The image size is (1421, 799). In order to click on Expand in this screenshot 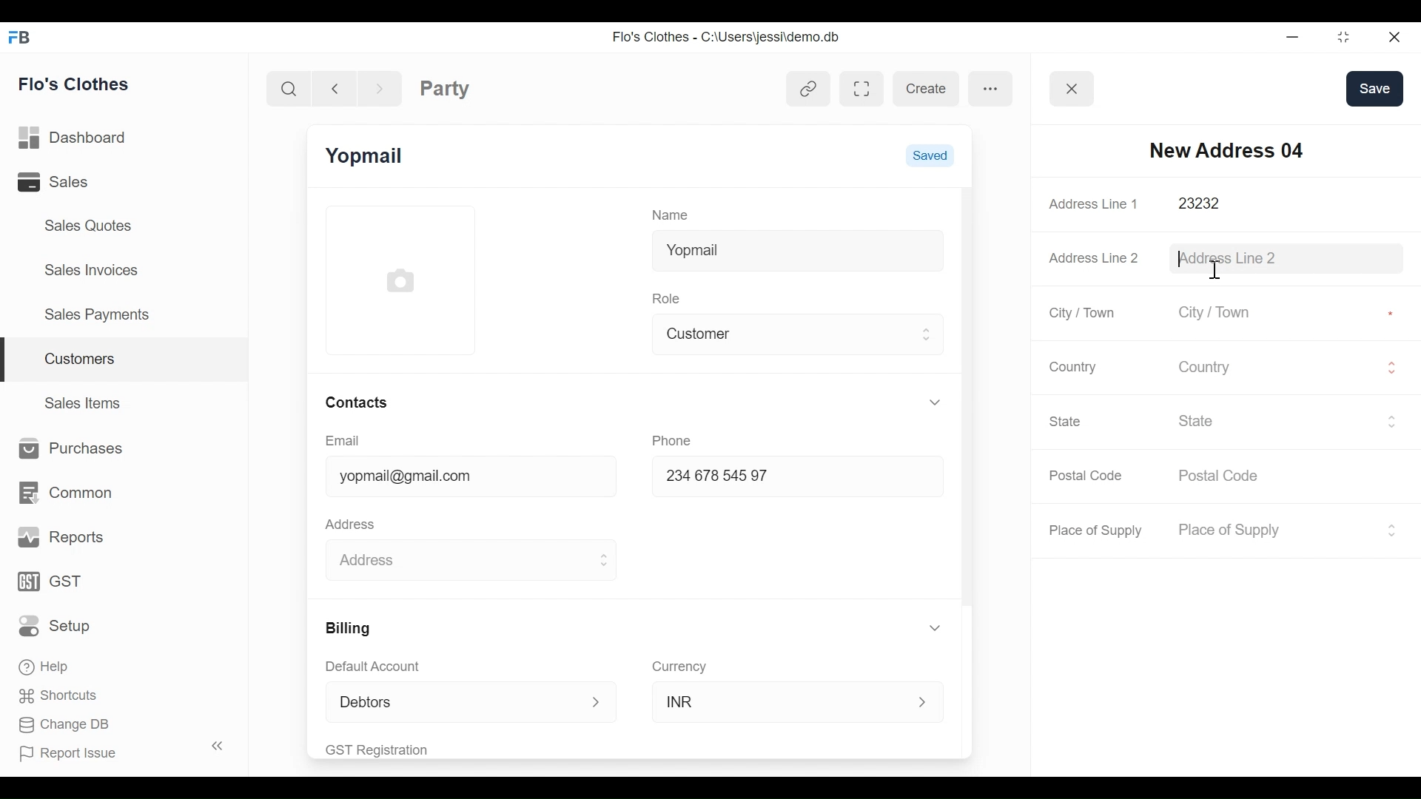, I will do `click(935, 402)`.